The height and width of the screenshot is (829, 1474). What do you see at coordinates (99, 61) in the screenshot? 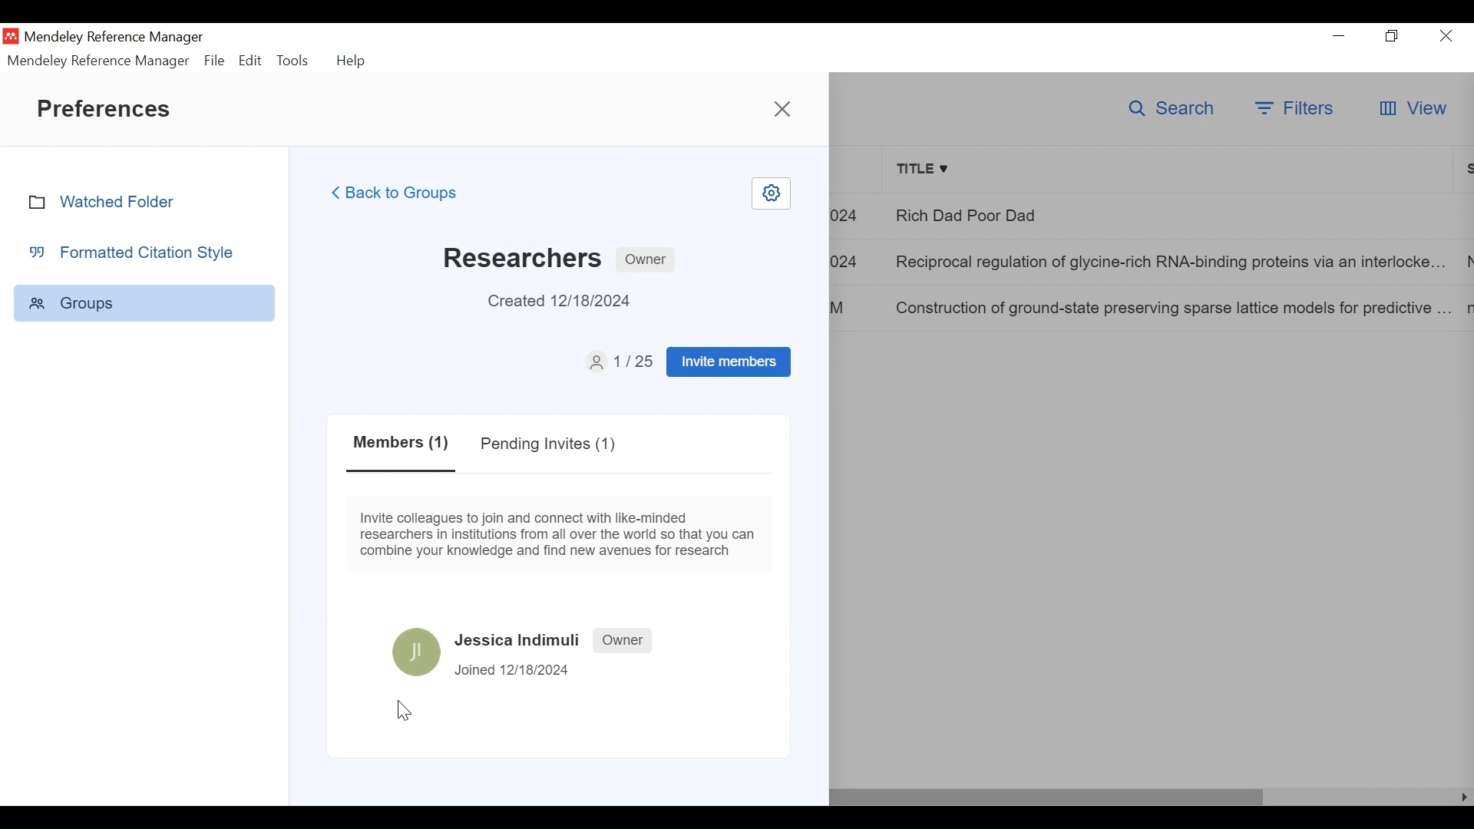
I see `Mendeley Reference Manager` at bounding box center [99, 61].